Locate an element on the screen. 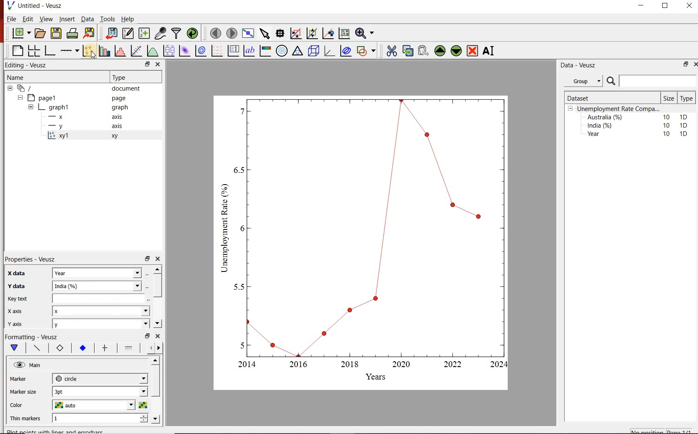  close is located at coordinates (158, 64).